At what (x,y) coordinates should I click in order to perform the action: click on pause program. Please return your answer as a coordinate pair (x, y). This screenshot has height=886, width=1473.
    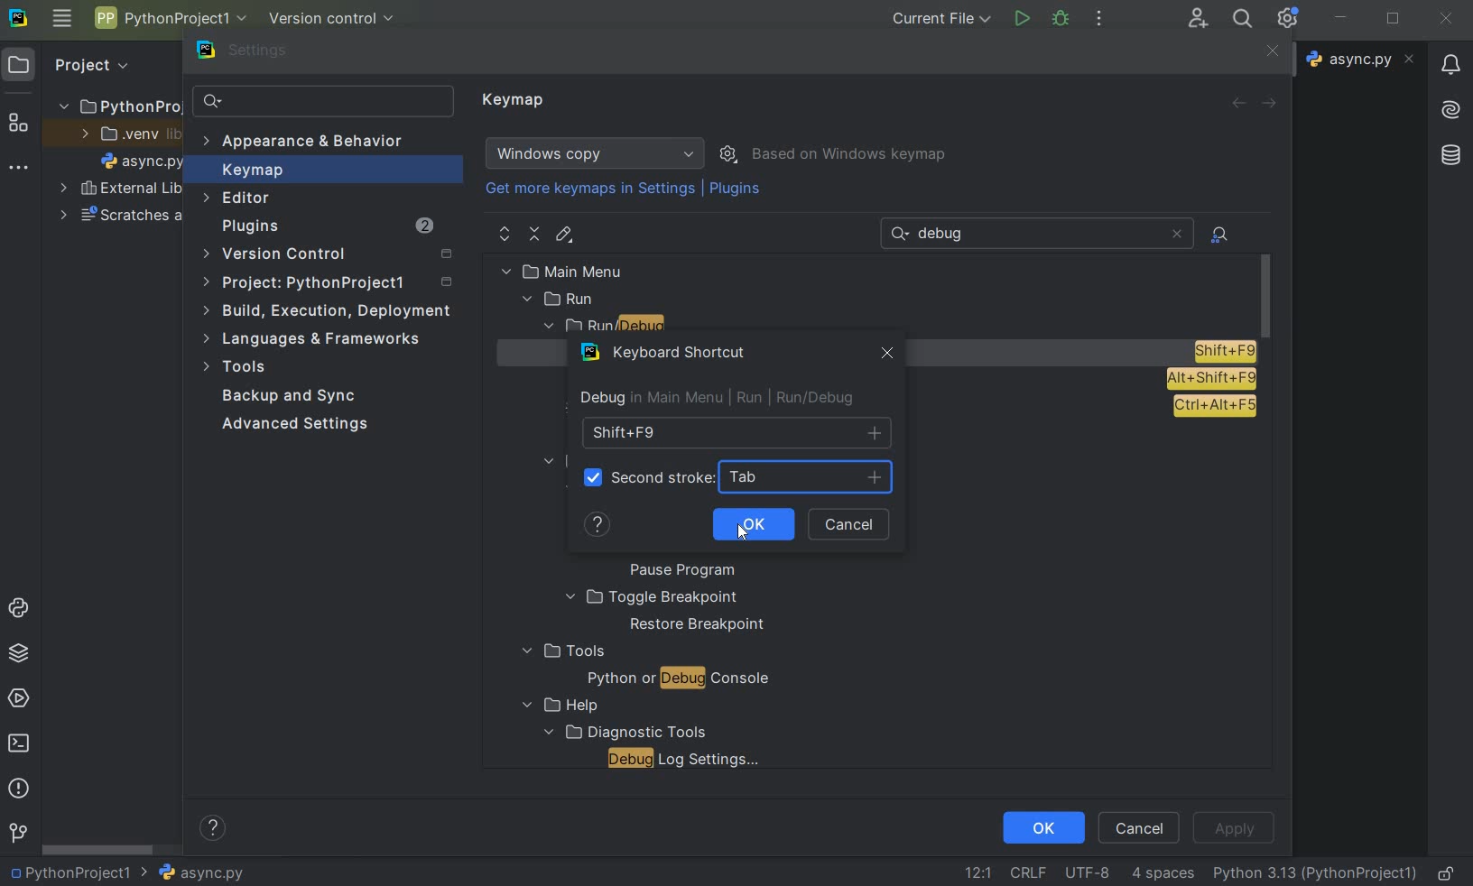
    Looking at the image, I should click on (676, 571).